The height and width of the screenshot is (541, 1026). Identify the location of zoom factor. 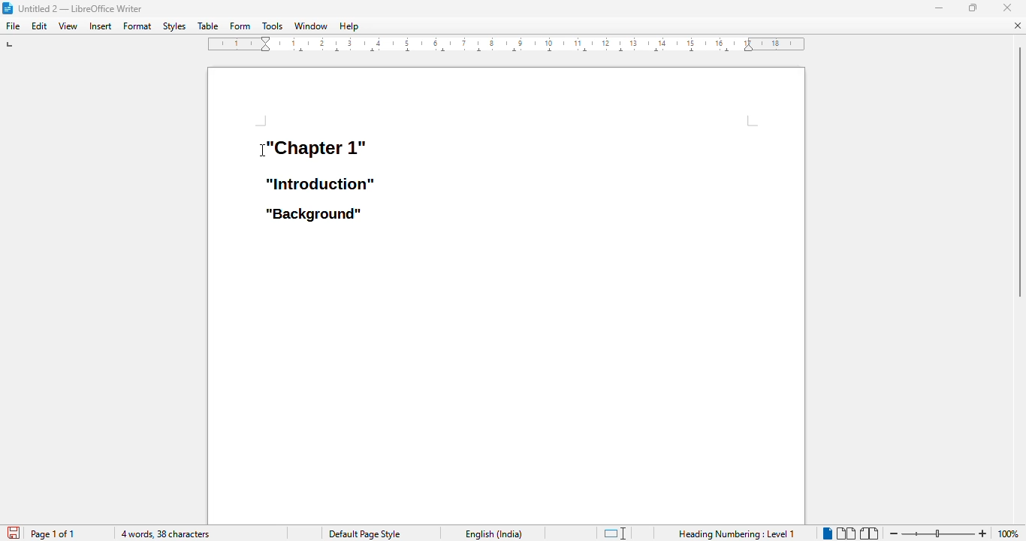
(1009, 534).